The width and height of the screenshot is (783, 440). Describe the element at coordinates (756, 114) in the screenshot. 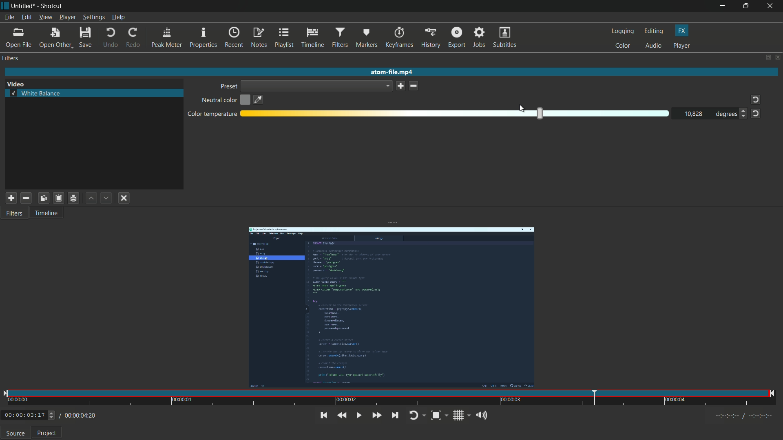

I see `reset to default` at that location.